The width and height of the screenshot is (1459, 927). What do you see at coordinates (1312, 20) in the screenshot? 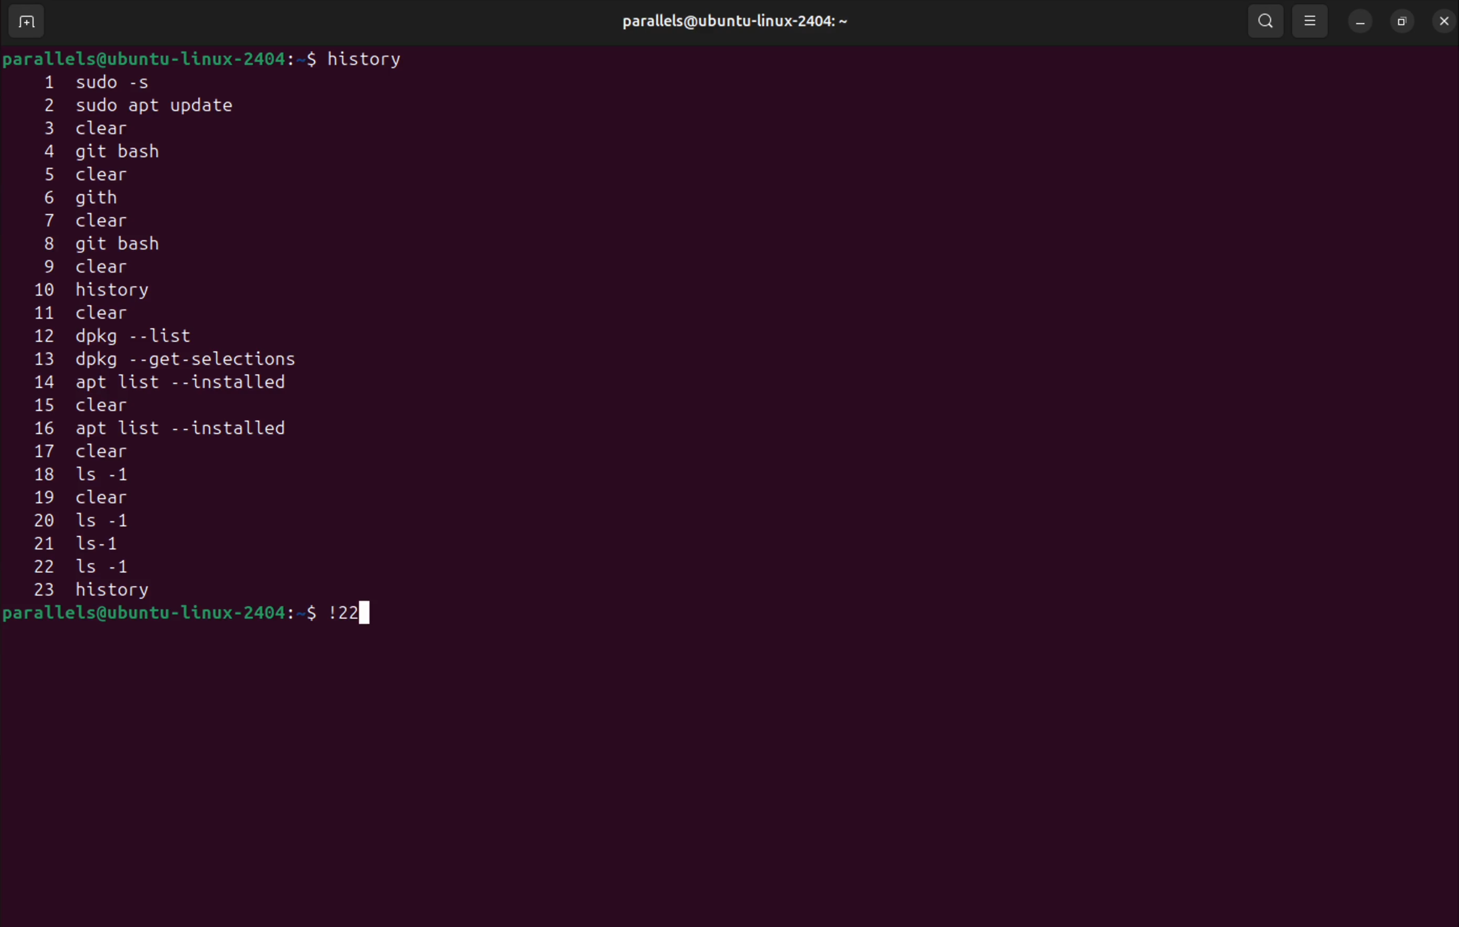
I see `view options` at bounding box center [1312, 20].